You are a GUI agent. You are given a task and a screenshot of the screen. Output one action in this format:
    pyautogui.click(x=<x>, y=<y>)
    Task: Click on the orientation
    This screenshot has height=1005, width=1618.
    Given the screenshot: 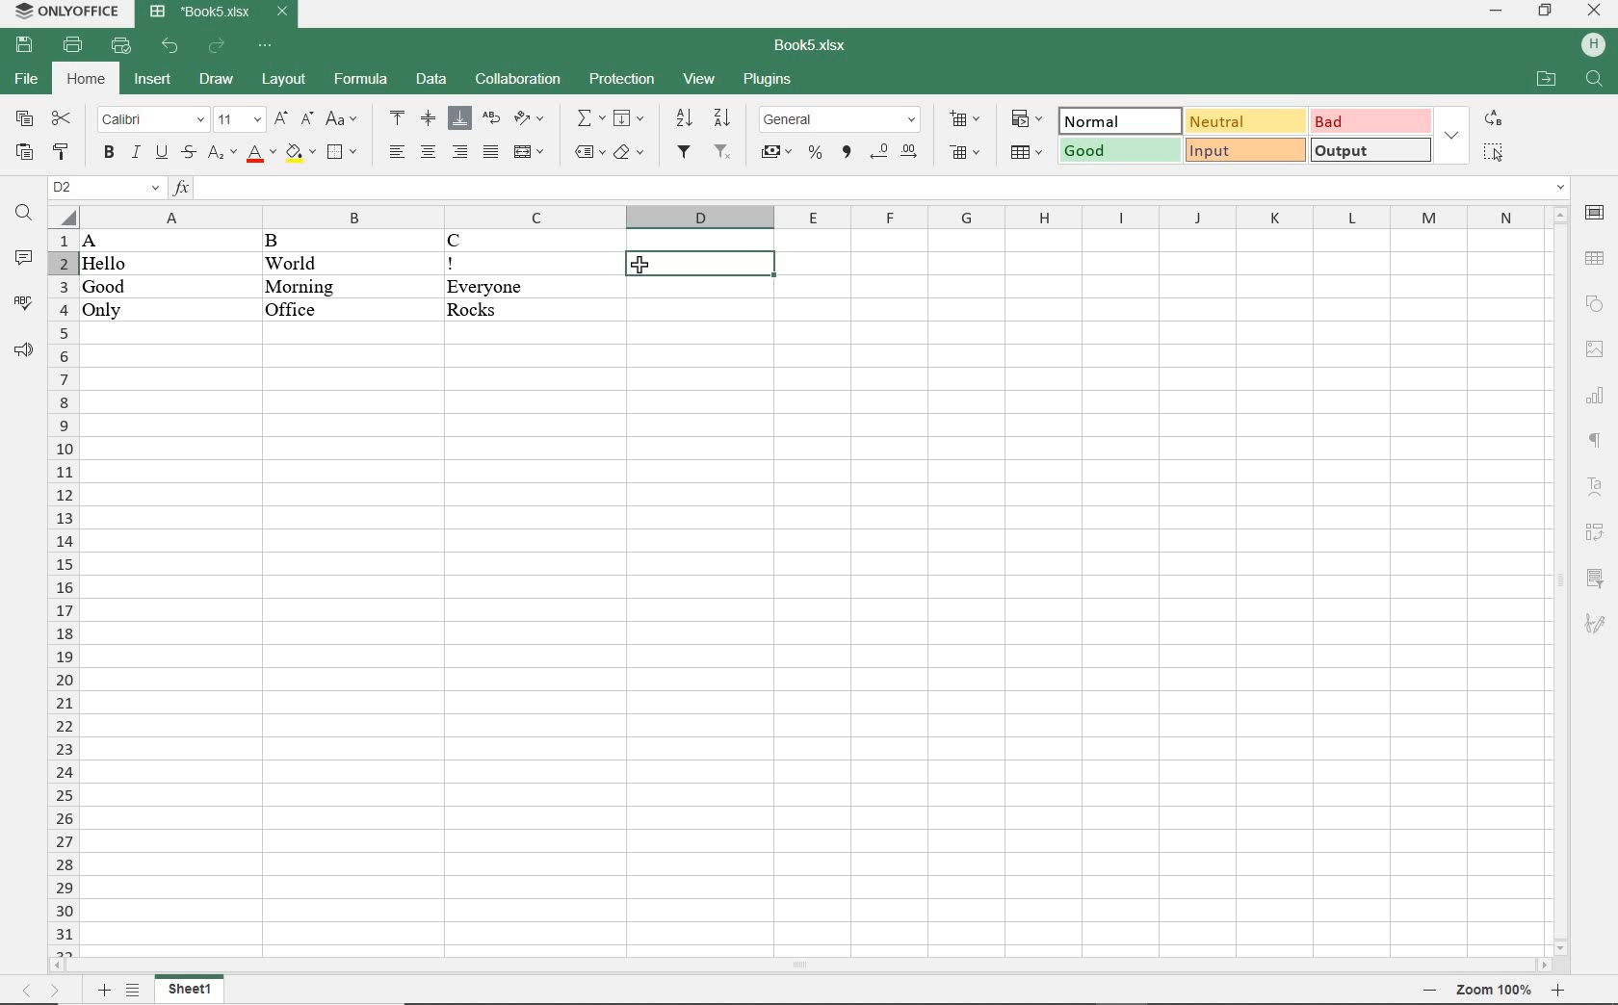 What is the action you would take?
    pyautogui.click(x=529, y=120)
    